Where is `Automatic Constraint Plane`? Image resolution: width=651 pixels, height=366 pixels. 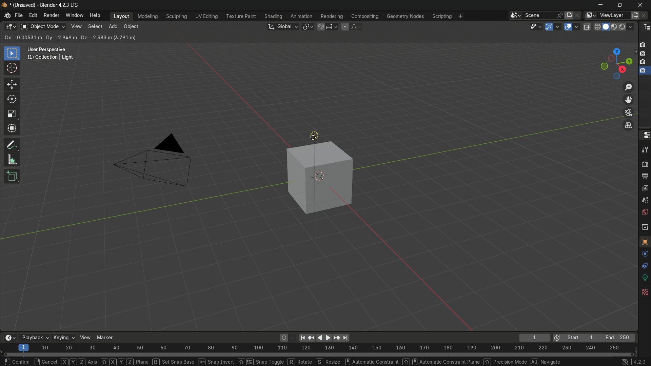
Automatic Constraint Plane is located at coordinates (440, 361).